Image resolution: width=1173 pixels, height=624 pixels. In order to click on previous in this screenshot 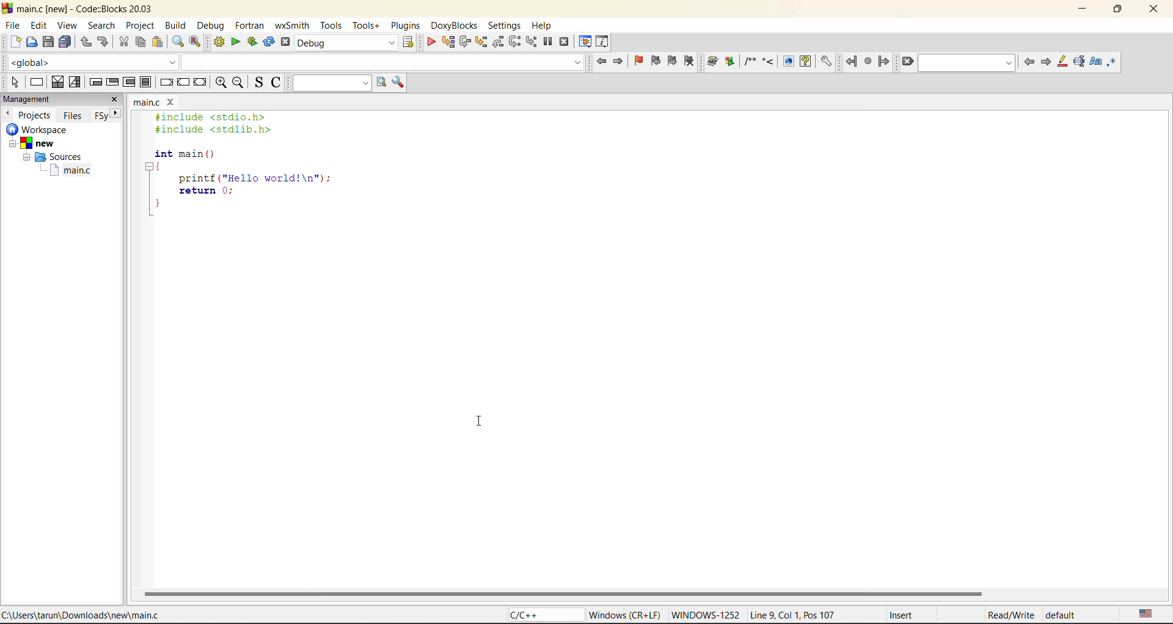, I will do `click(1029, 63)`.